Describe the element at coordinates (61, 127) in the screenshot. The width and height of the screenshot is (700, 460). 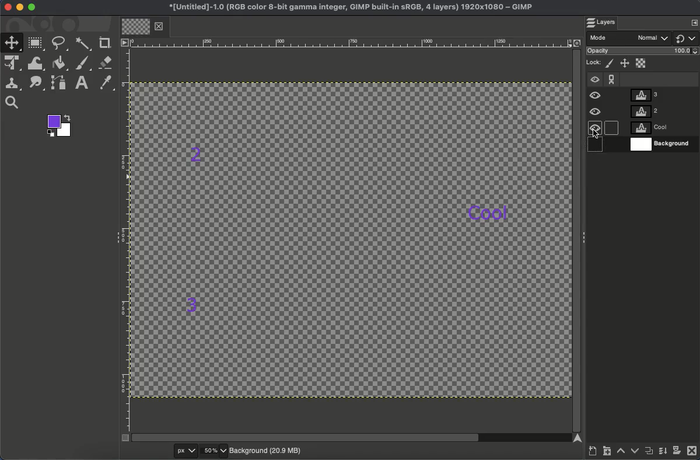
I see `Colors` at that location.